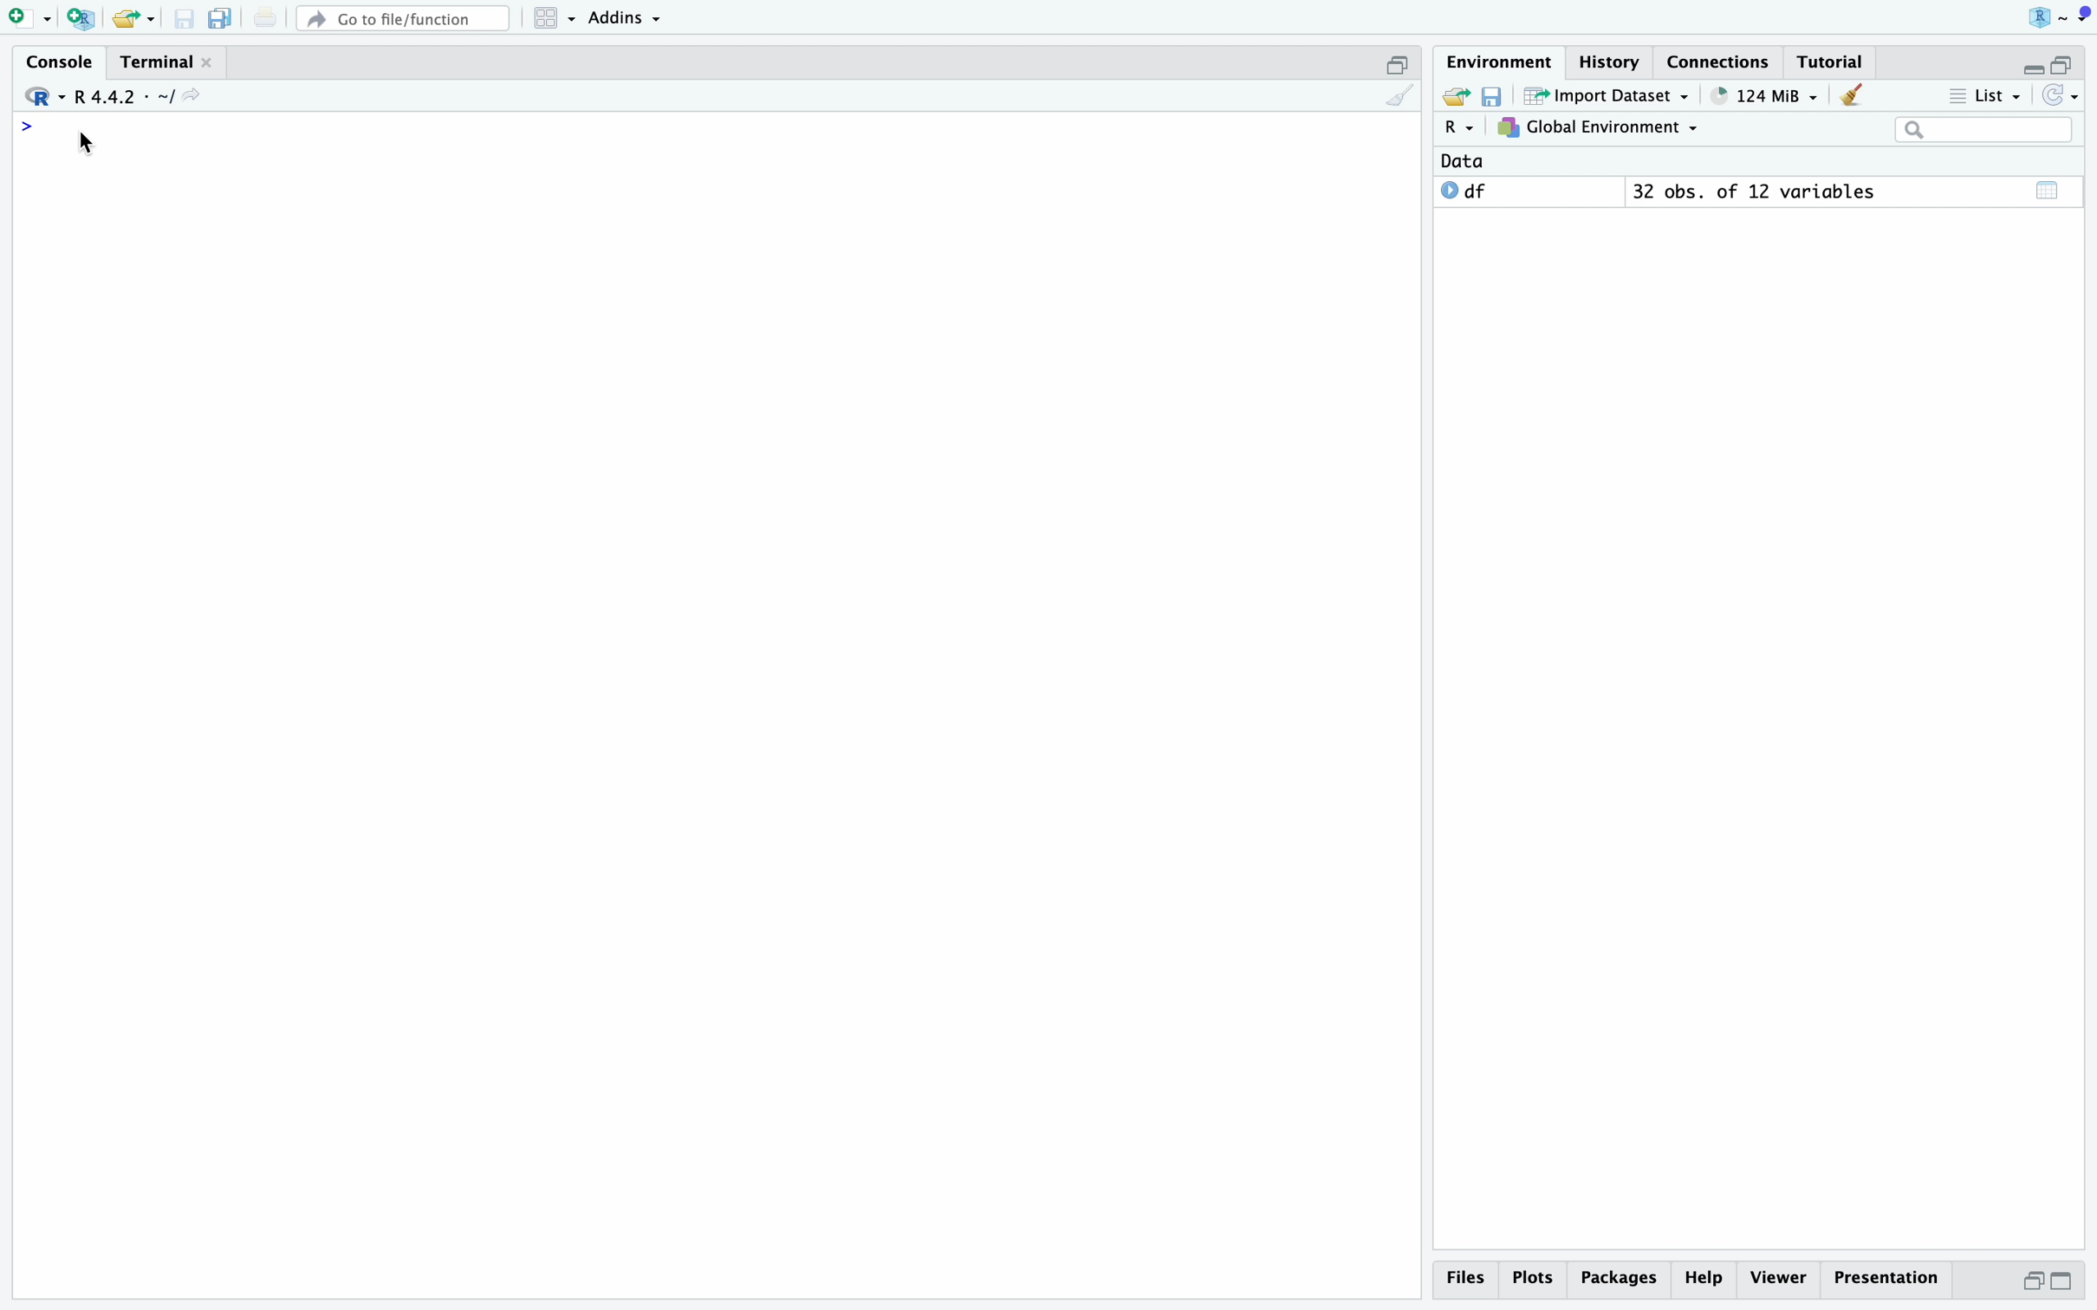  I want to click on save, so click(1495, 96).